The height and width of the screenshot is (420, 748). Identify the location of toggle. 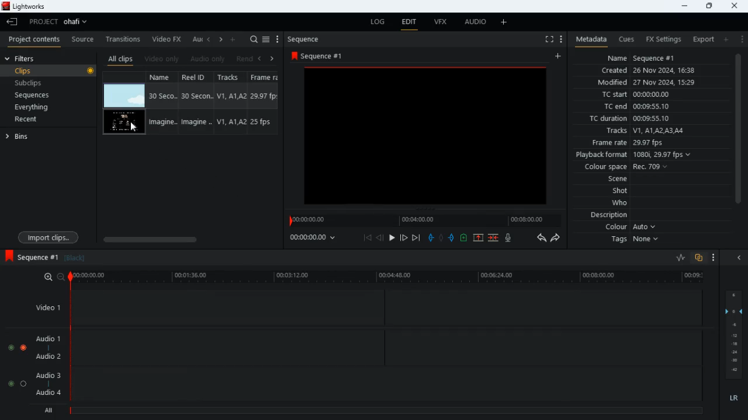
(10, 346).